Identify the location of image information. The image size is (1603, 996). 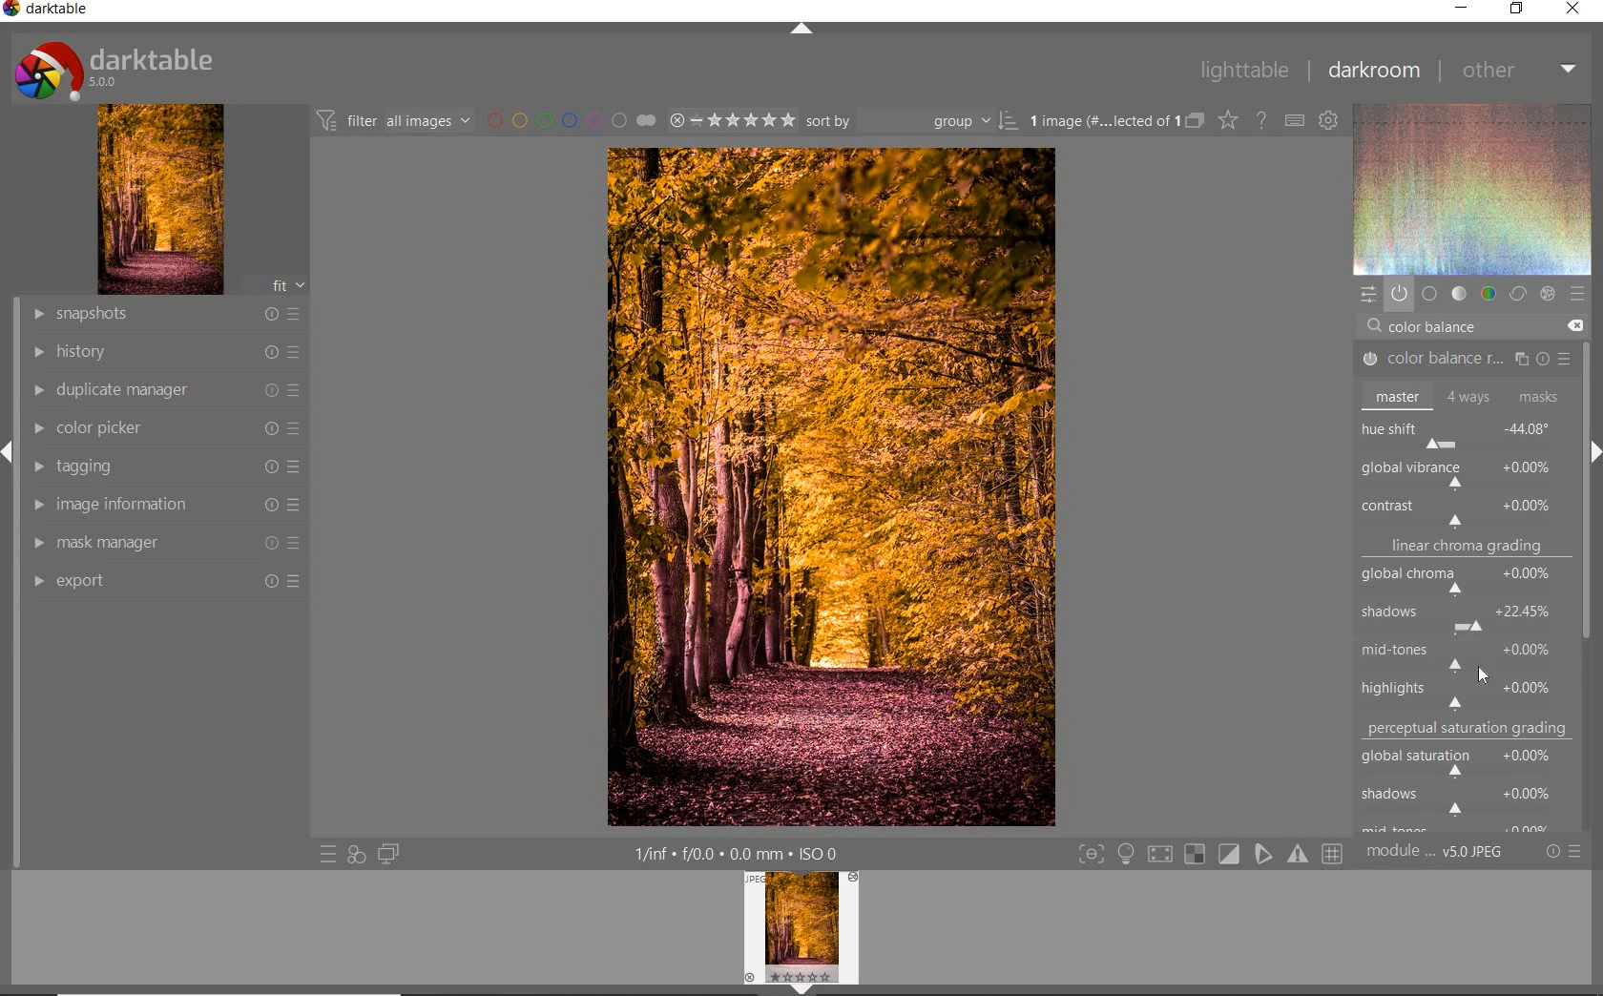
(162, 504).